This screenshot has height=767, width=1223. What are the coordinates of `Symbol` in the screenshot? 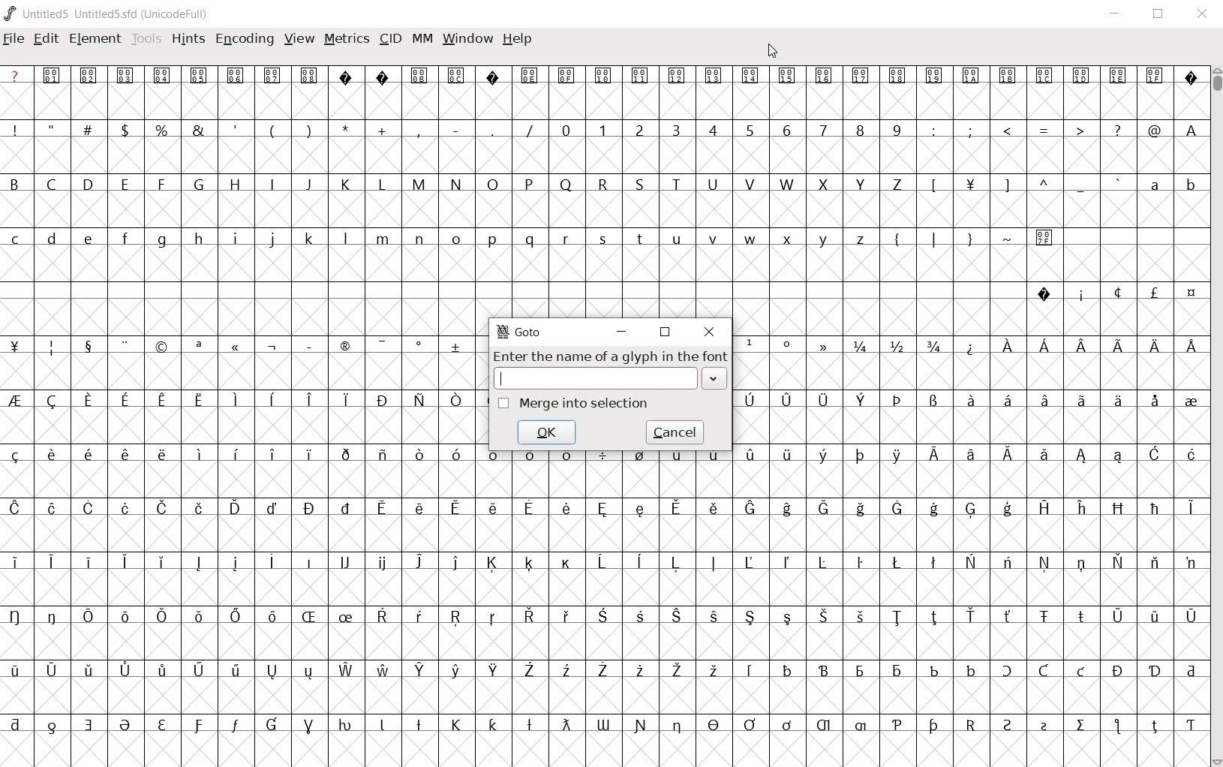 It's located at (750, 508).